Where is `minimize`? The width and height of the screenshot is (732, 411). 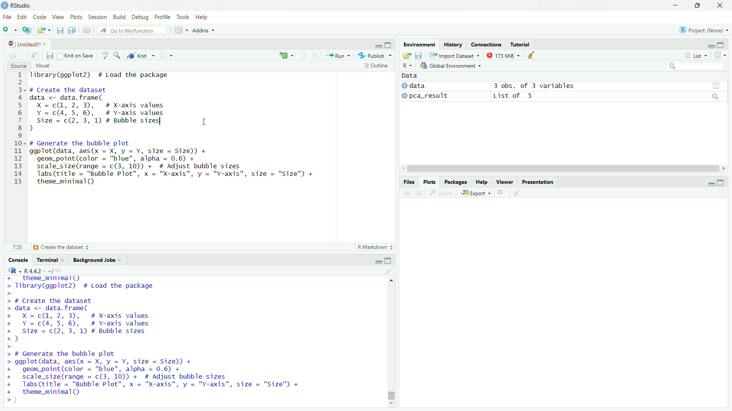 minimize is located at coordinates (378, 261).